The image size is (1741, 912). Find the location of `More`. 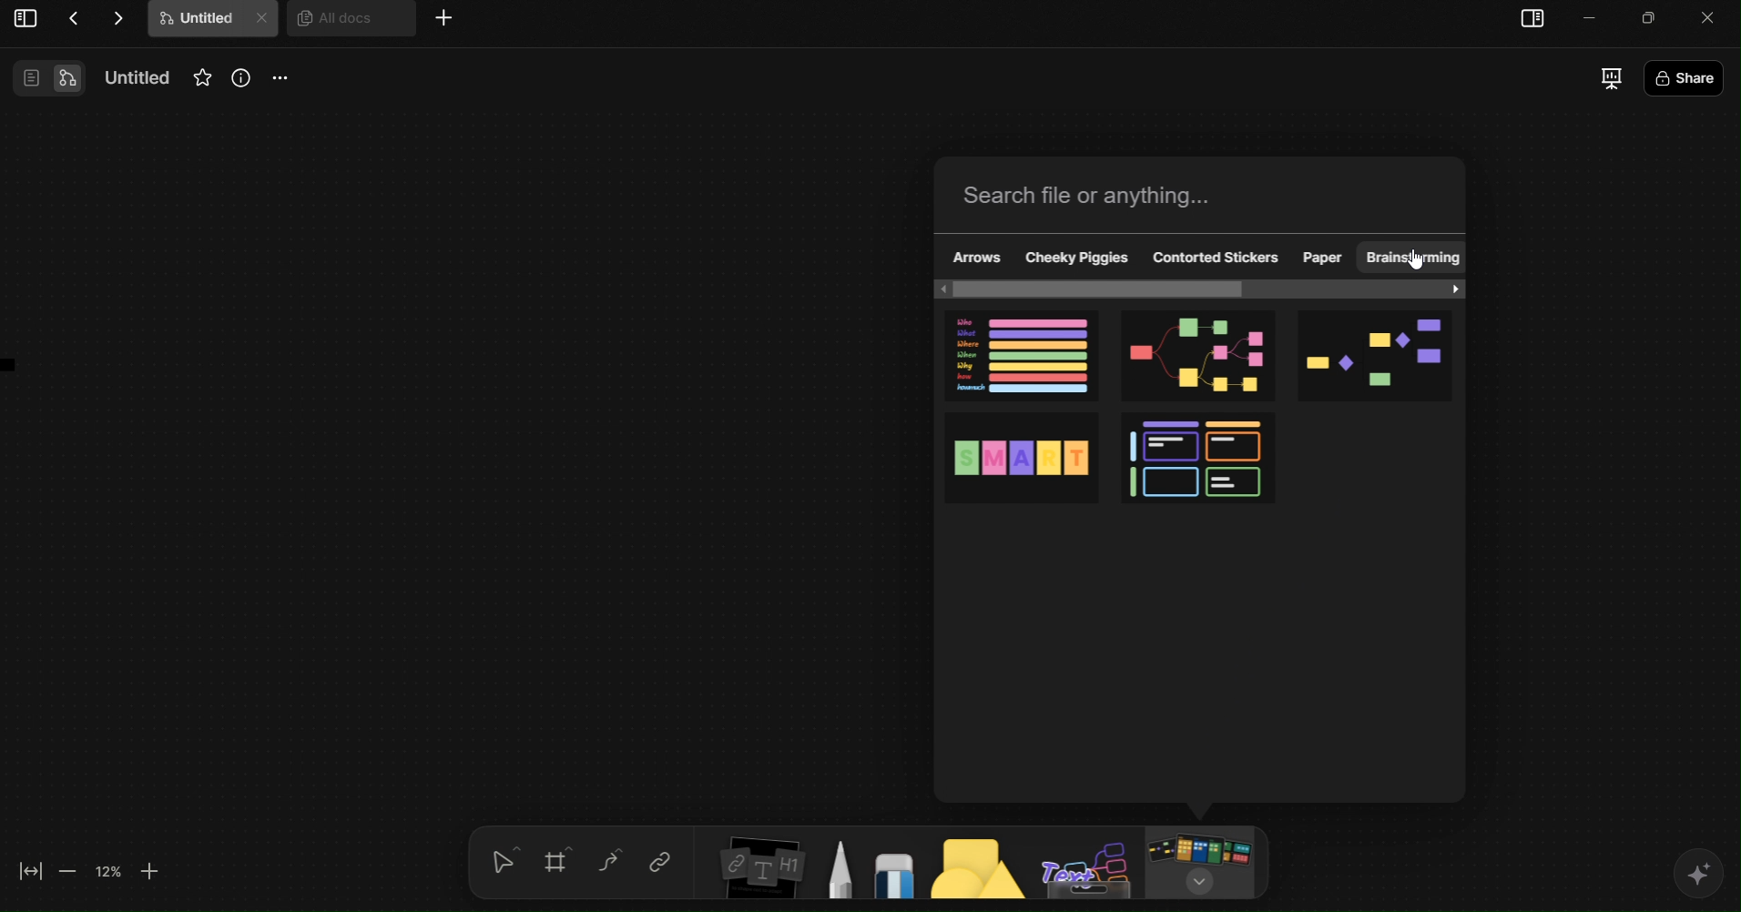

More is located at coordinates (280, 80).